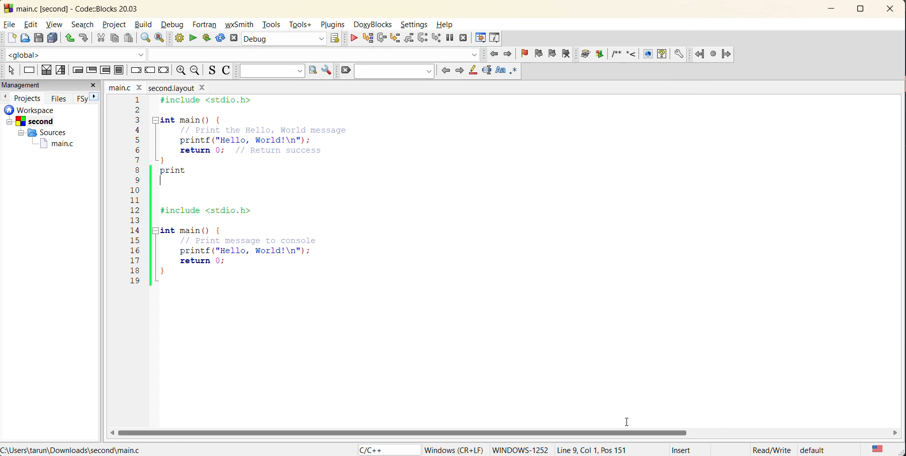  I want to click on open, so click(26, 38).